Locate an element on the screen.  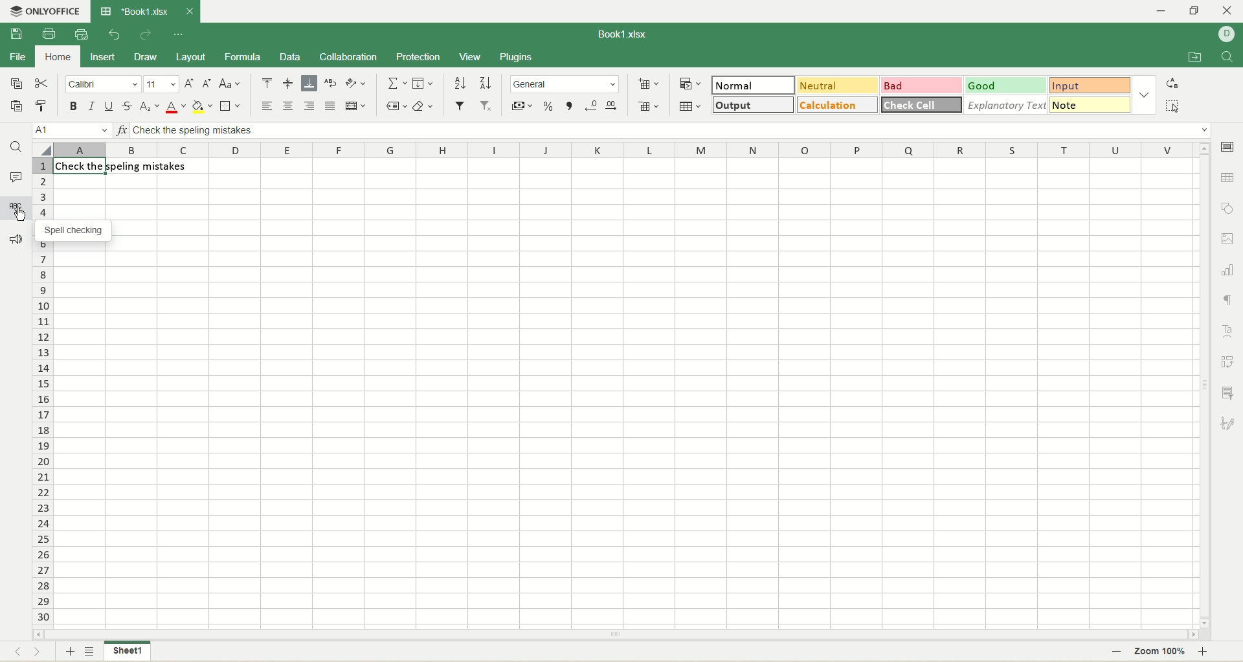
save is located at coordinates (17, 34).